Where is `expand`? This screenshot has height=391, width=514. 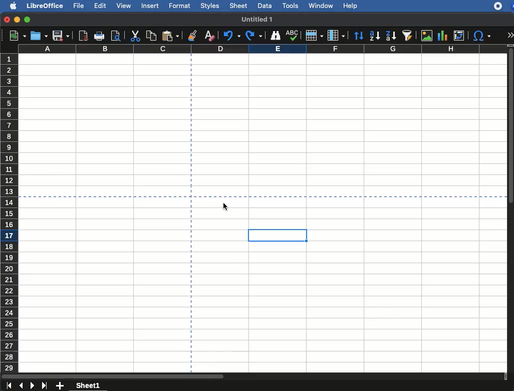 expand is located at coordinates (511, 35).